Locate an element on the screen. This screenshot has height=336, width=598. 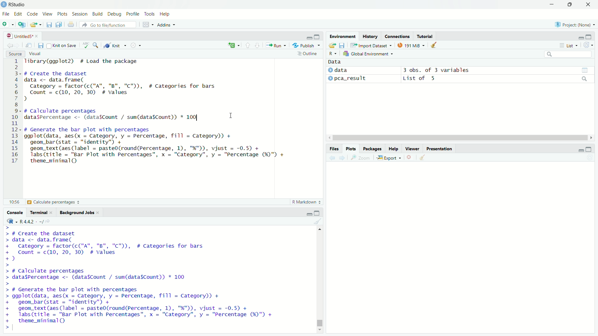
vertical scrollbar is located at coordinates (319, 313).